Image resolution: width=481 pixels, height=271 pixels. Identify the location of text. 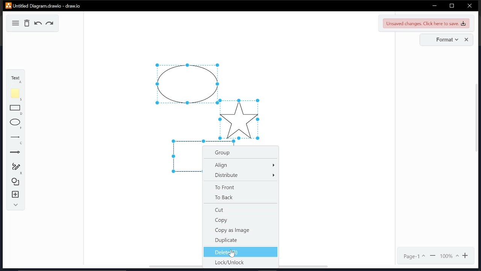
(14, 79).